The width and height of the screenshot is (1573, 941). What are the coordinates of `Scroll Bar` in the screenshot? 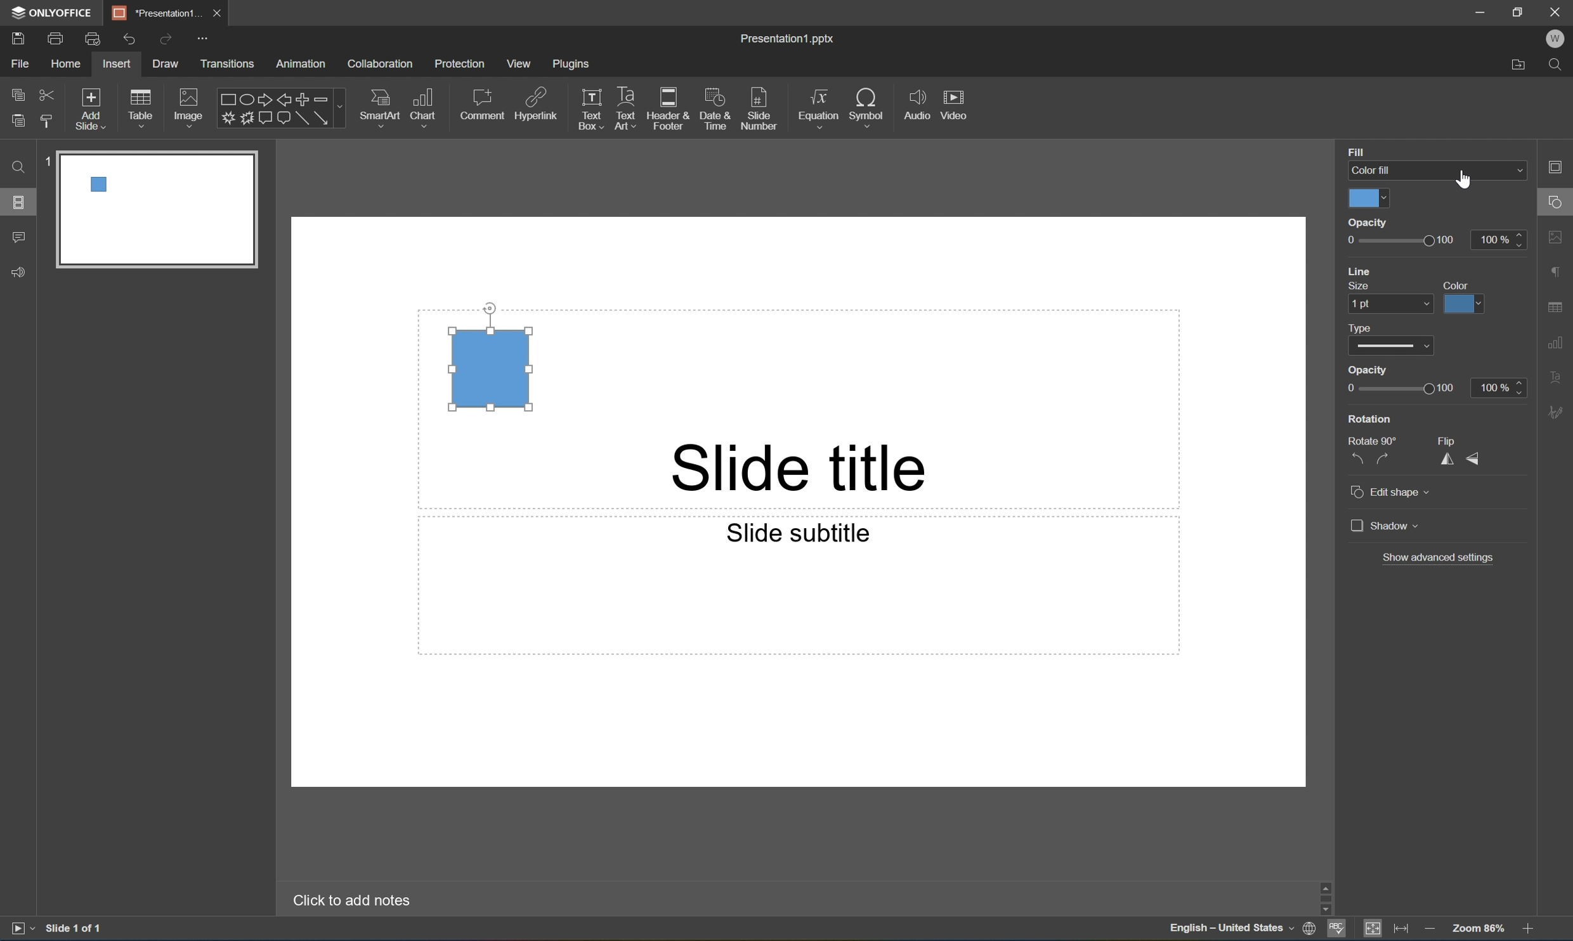 It's located at (1525, 894).